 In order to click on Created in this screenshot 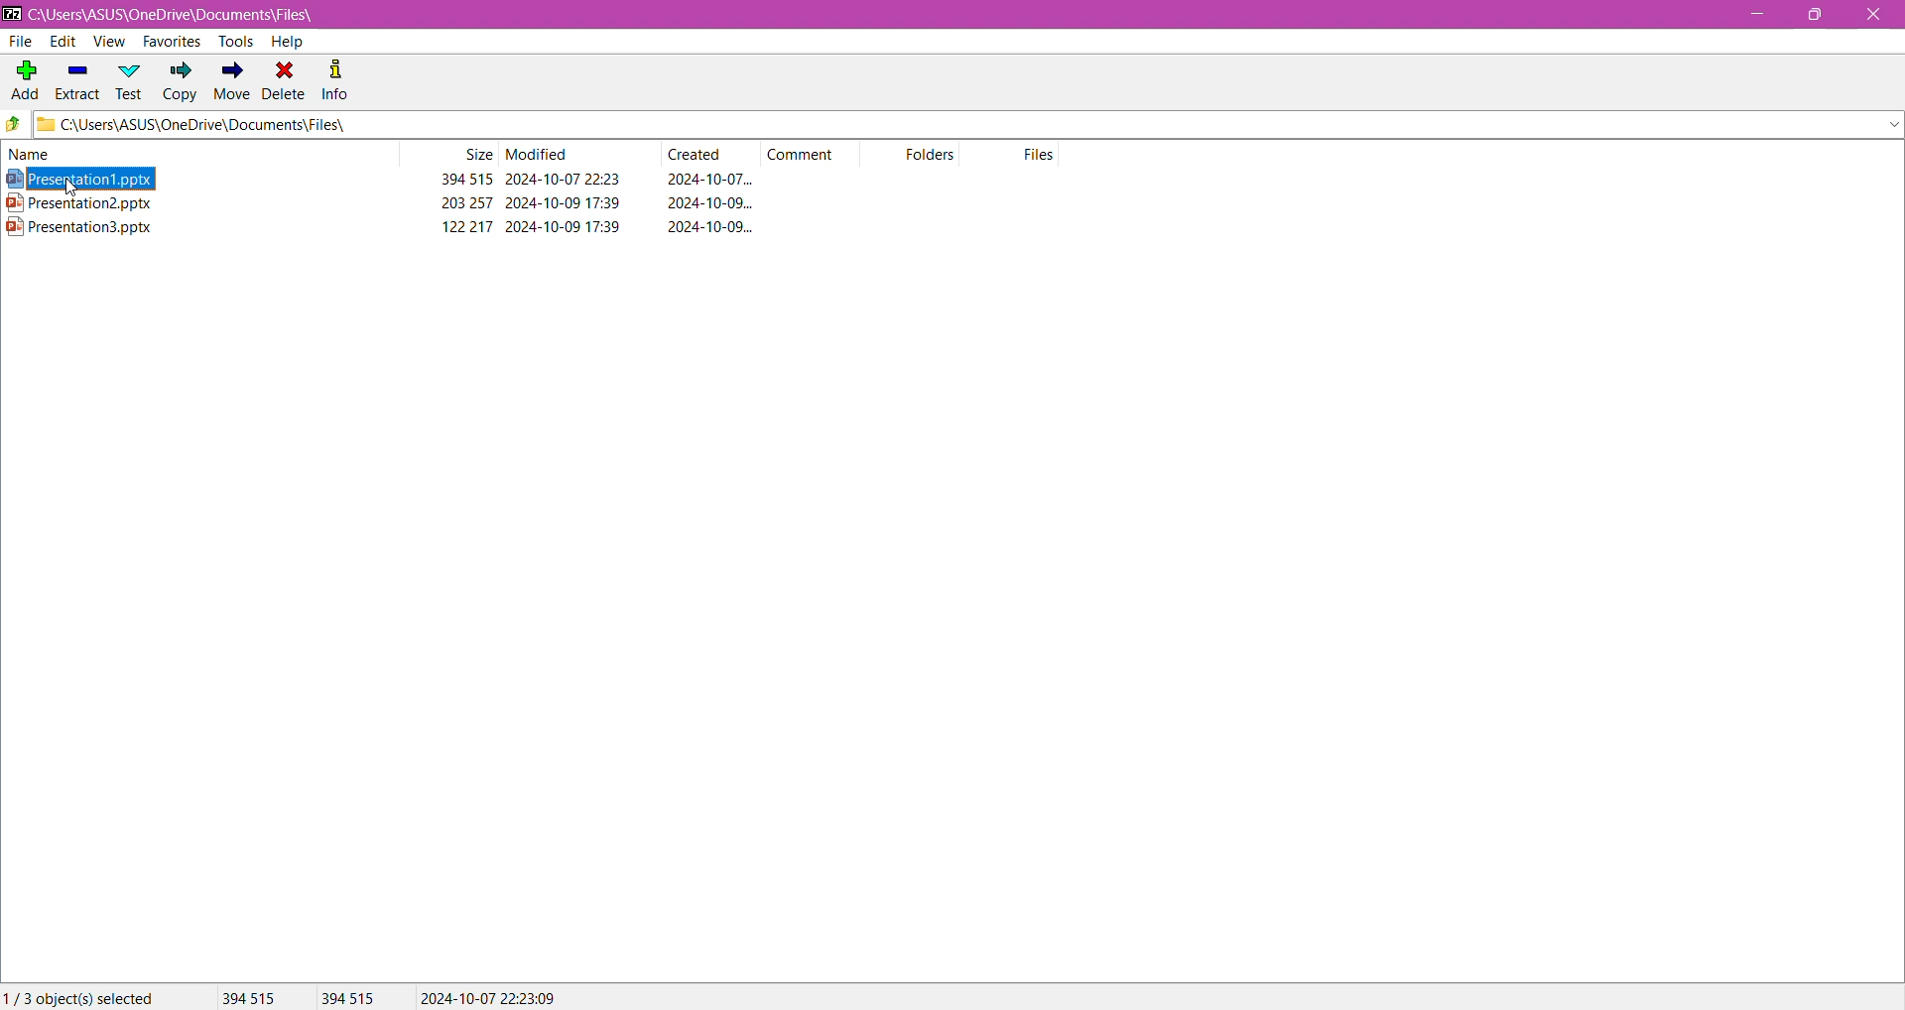, I will do `click(701, 155)`.